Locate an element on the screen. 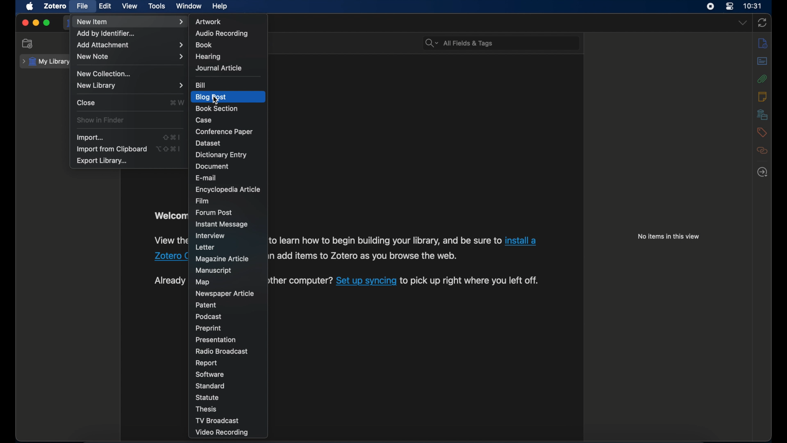  lose is located at coordinates (86, 102).